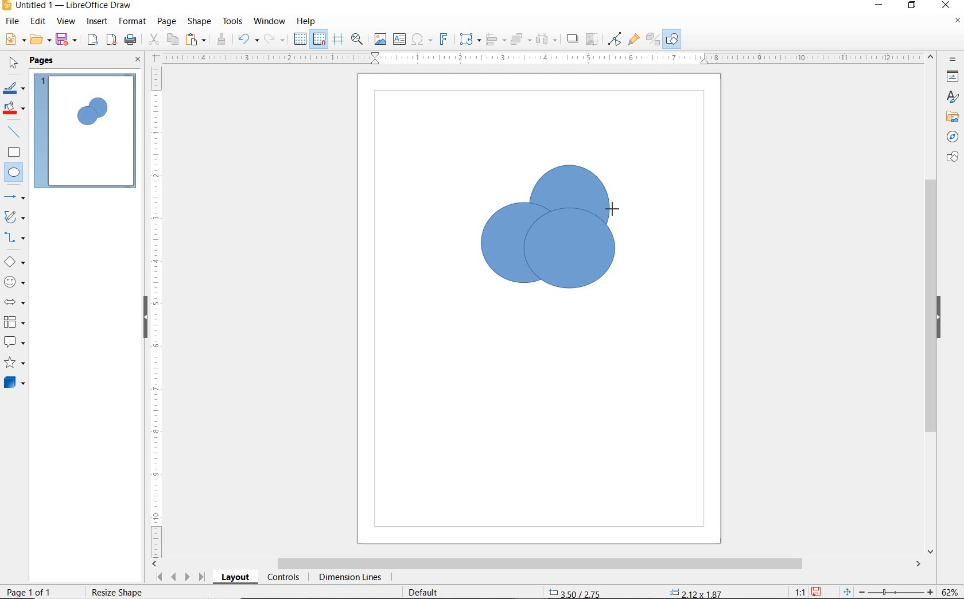 The image size is (964, 599). Describe the element at coordinates (942, 317) in the screenshot. I see `HIDE` at that location.